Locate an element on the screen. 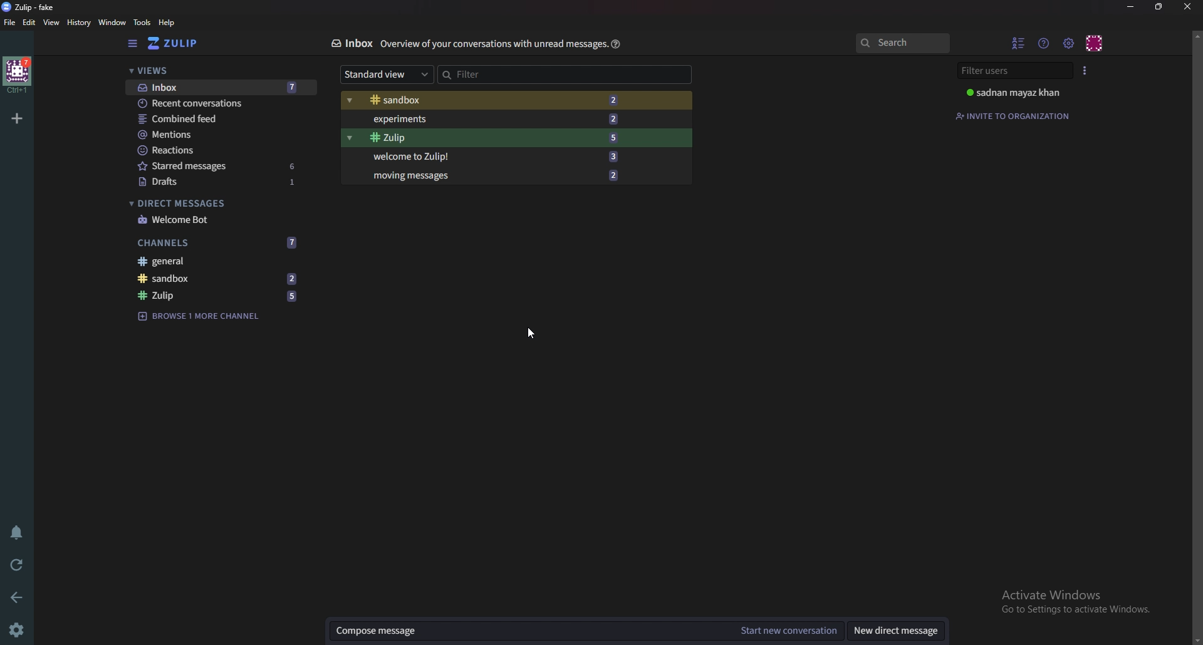 The height and width of the screenshot is (645, 1203). 2 is located at coordinates (294, 278).